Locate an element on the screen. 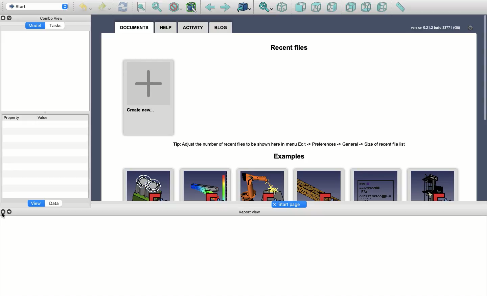  Start is located at coordinates (38, 7).